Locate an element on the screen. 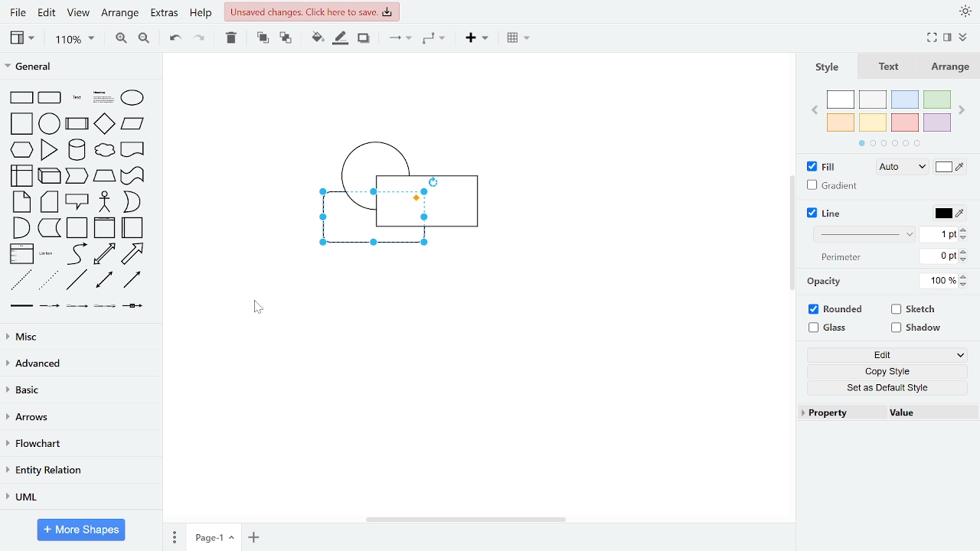  green is located at coordinates (939, 99).